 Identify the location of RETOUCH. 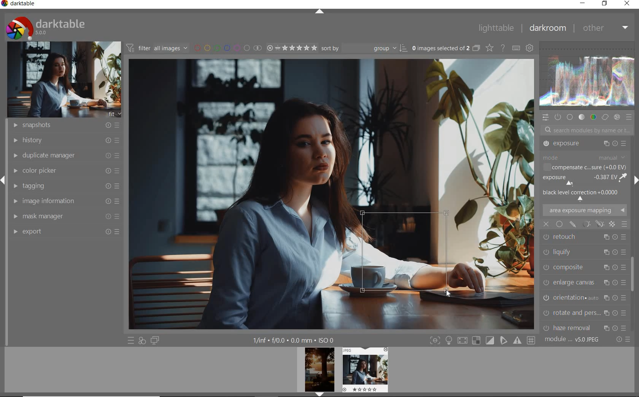
(584, 192).